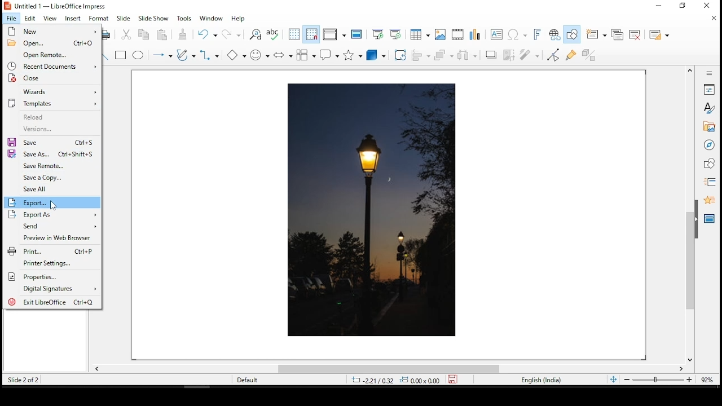  I want to click on save a copy, so click(53, 178).